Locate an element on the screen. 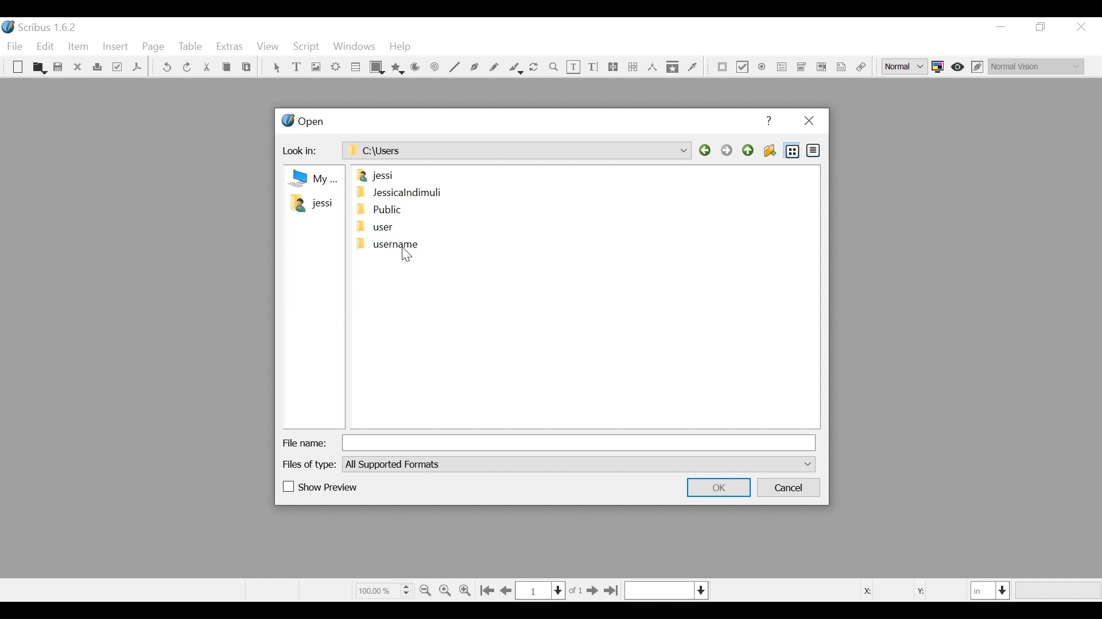  Cursor is located at coordinates (405, 257).